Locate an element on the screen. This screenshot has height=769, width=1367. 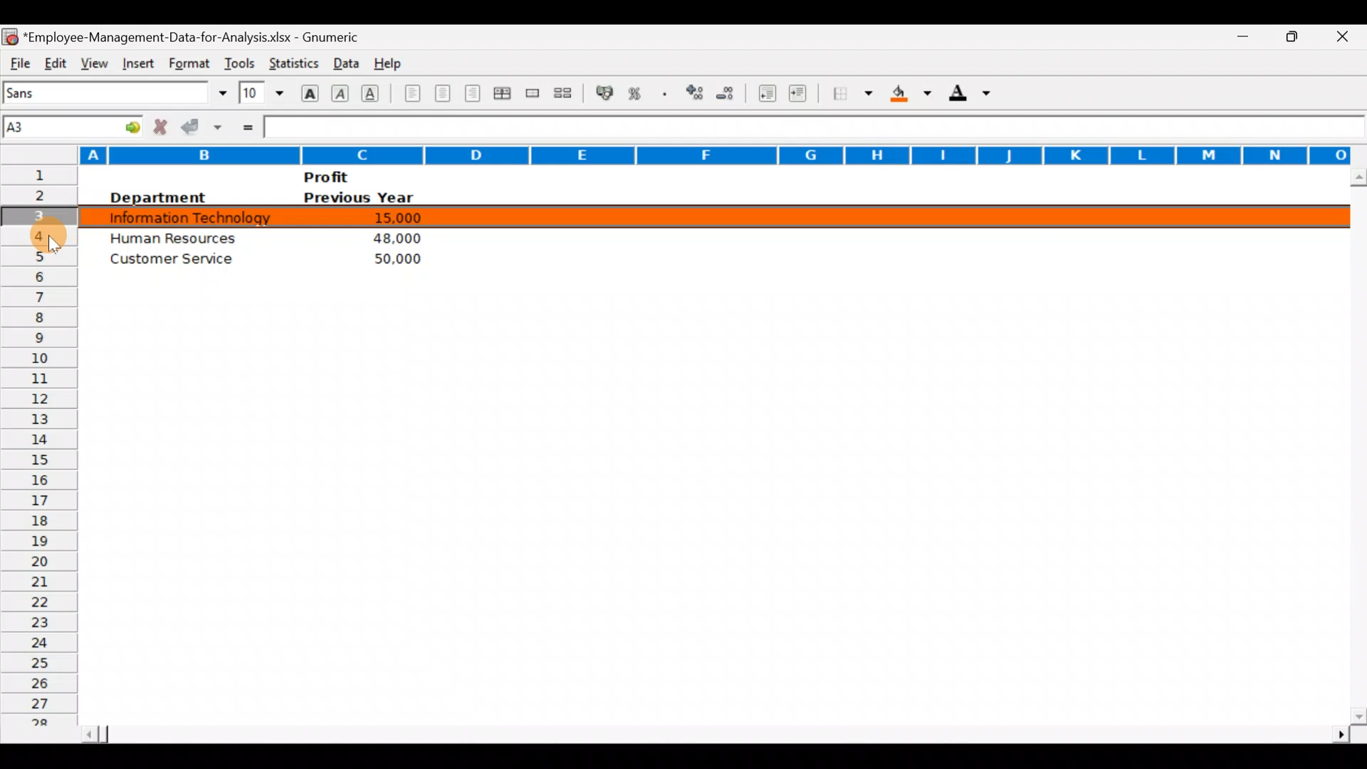
Font size is located at coordinates (261, 93).